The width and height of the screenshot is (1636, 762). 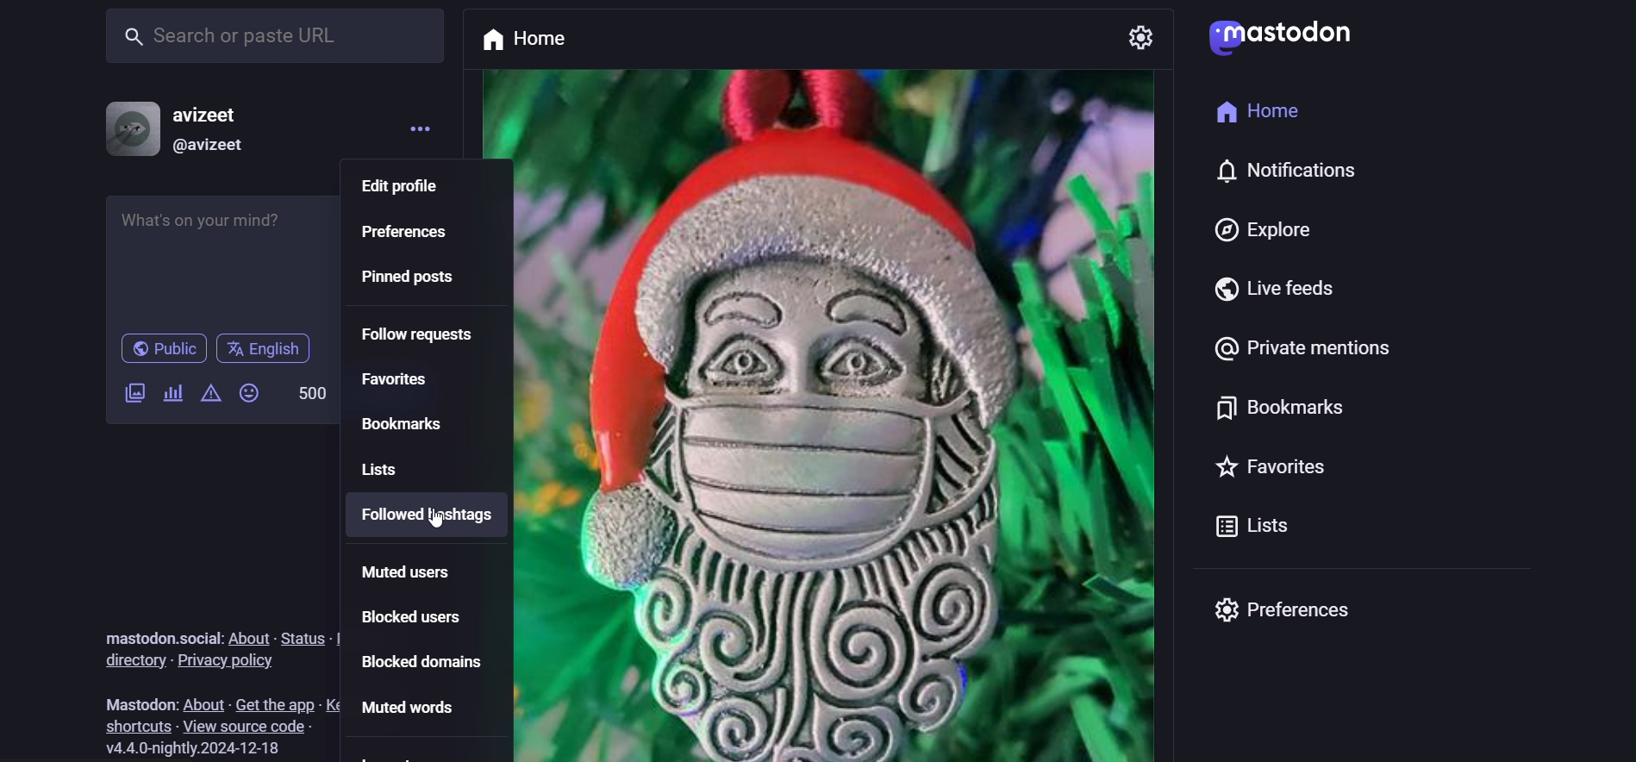 What do you see at coordinates (273, 702) in the screenshot?
I see `get the app` at bounding box center [273, 702].